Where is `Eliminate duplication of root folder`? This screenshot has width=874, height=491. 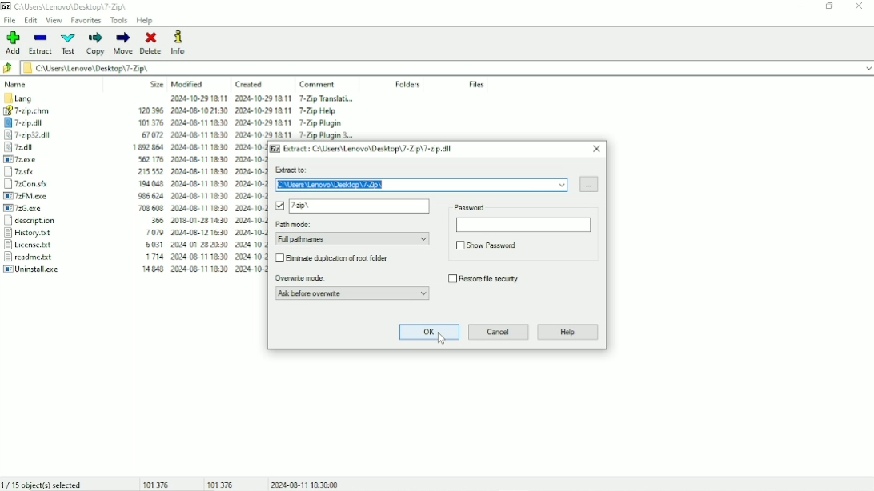 Eliminate duplication of root folder is located at coordinates (335, 258).